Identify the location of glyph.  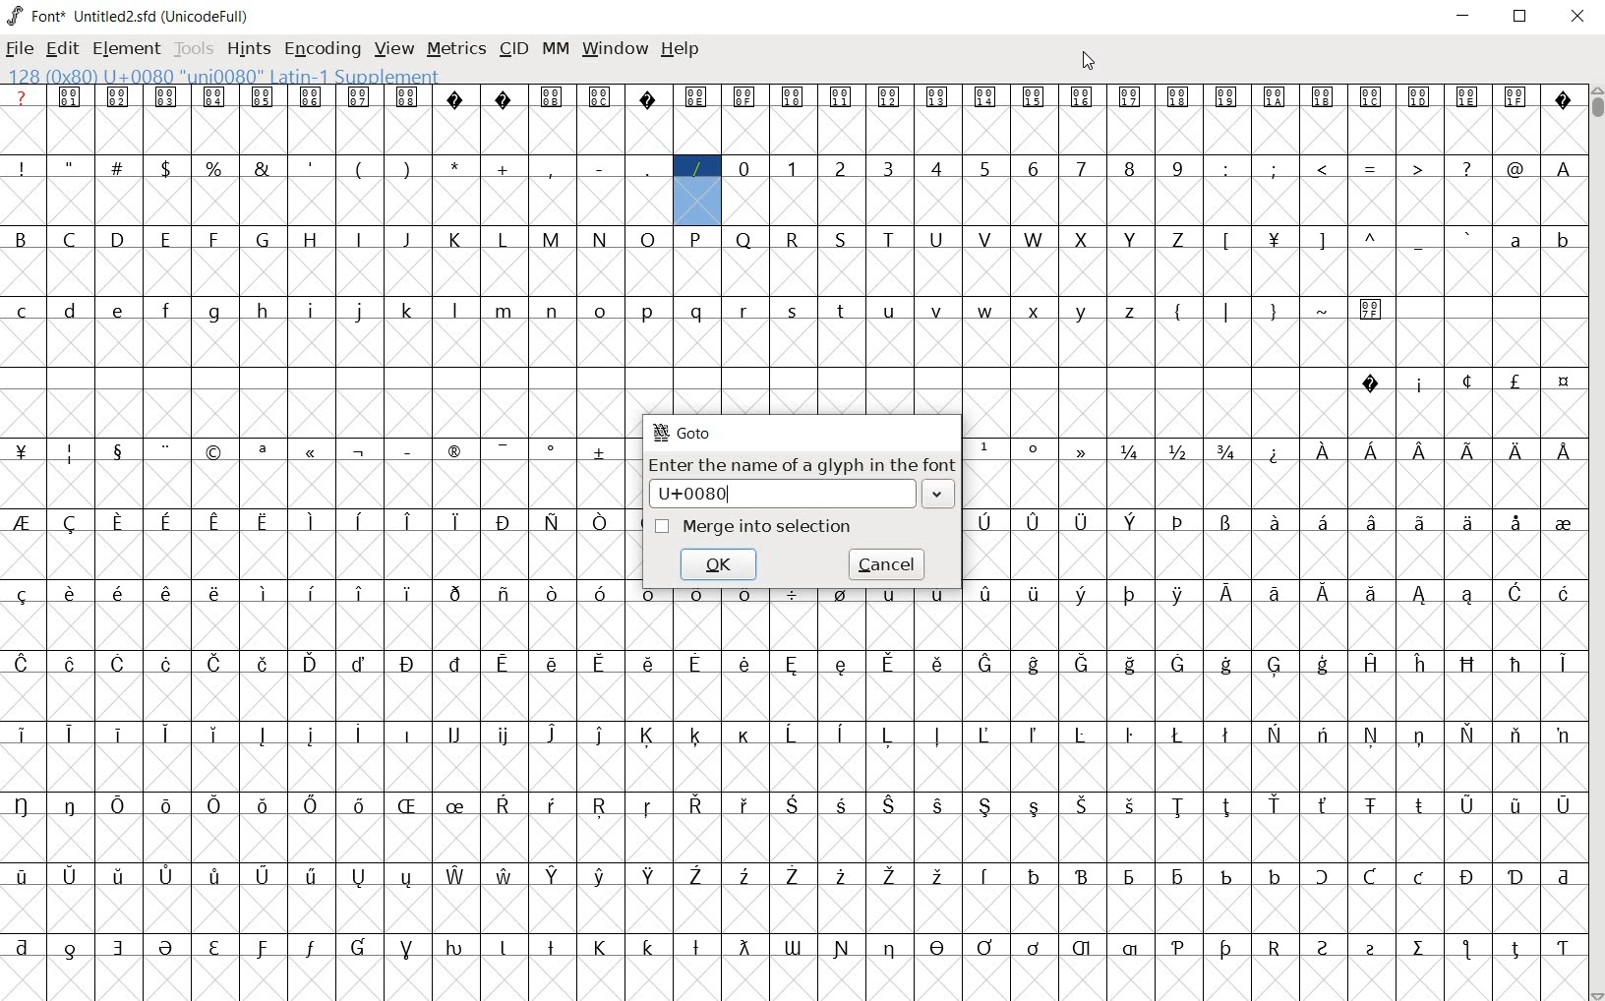
(1420, 664).